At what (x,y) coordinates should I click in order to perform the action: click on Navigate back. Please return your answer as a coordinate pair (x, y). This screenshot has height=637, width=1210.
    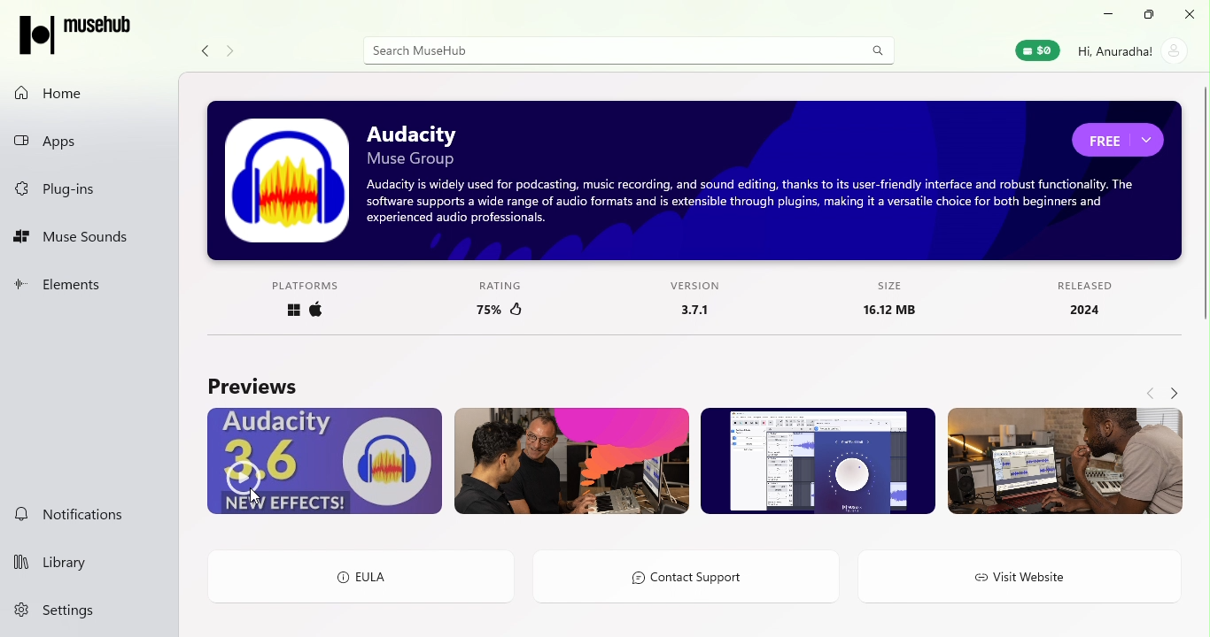
    Looking at the image, I should click on (206, 50).